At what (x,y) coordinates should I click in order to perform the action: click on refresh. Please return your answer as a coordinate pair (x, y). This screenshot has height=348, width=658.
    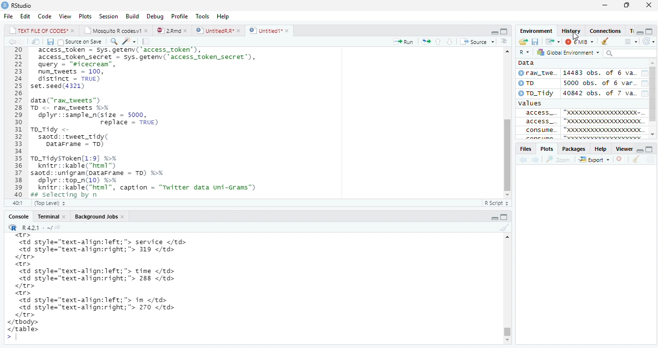
    Looking at the image, I should click on (650, 41).